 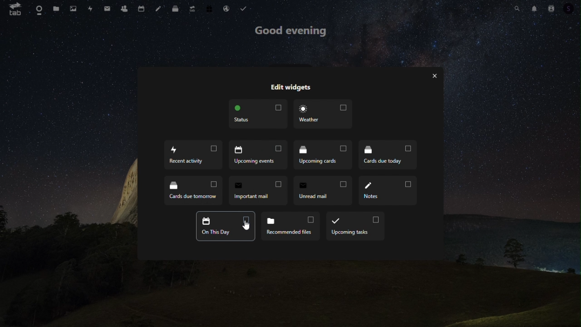 I want to click on Greetings, so click(x=292, y=32).